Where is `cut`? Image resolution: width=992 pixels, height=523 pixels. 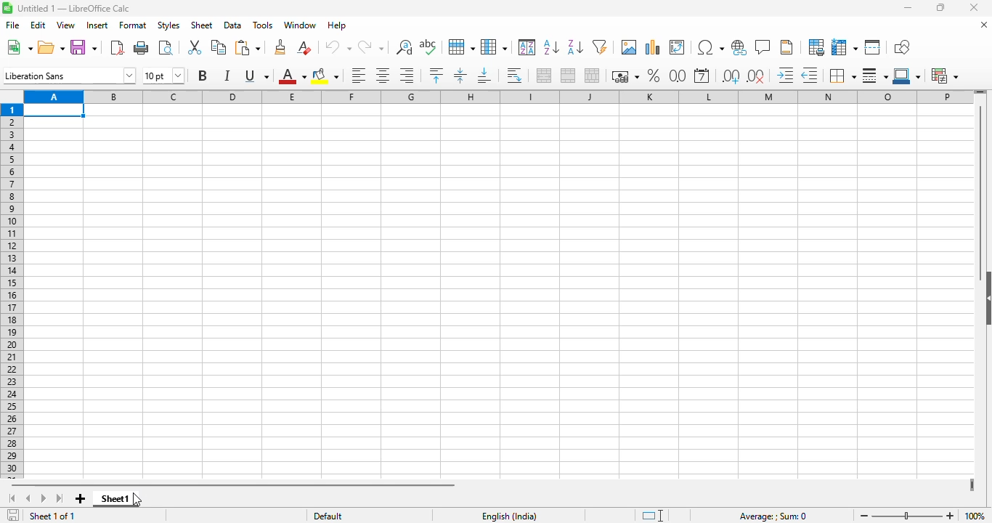
cut is located at coordinates (193, 47).